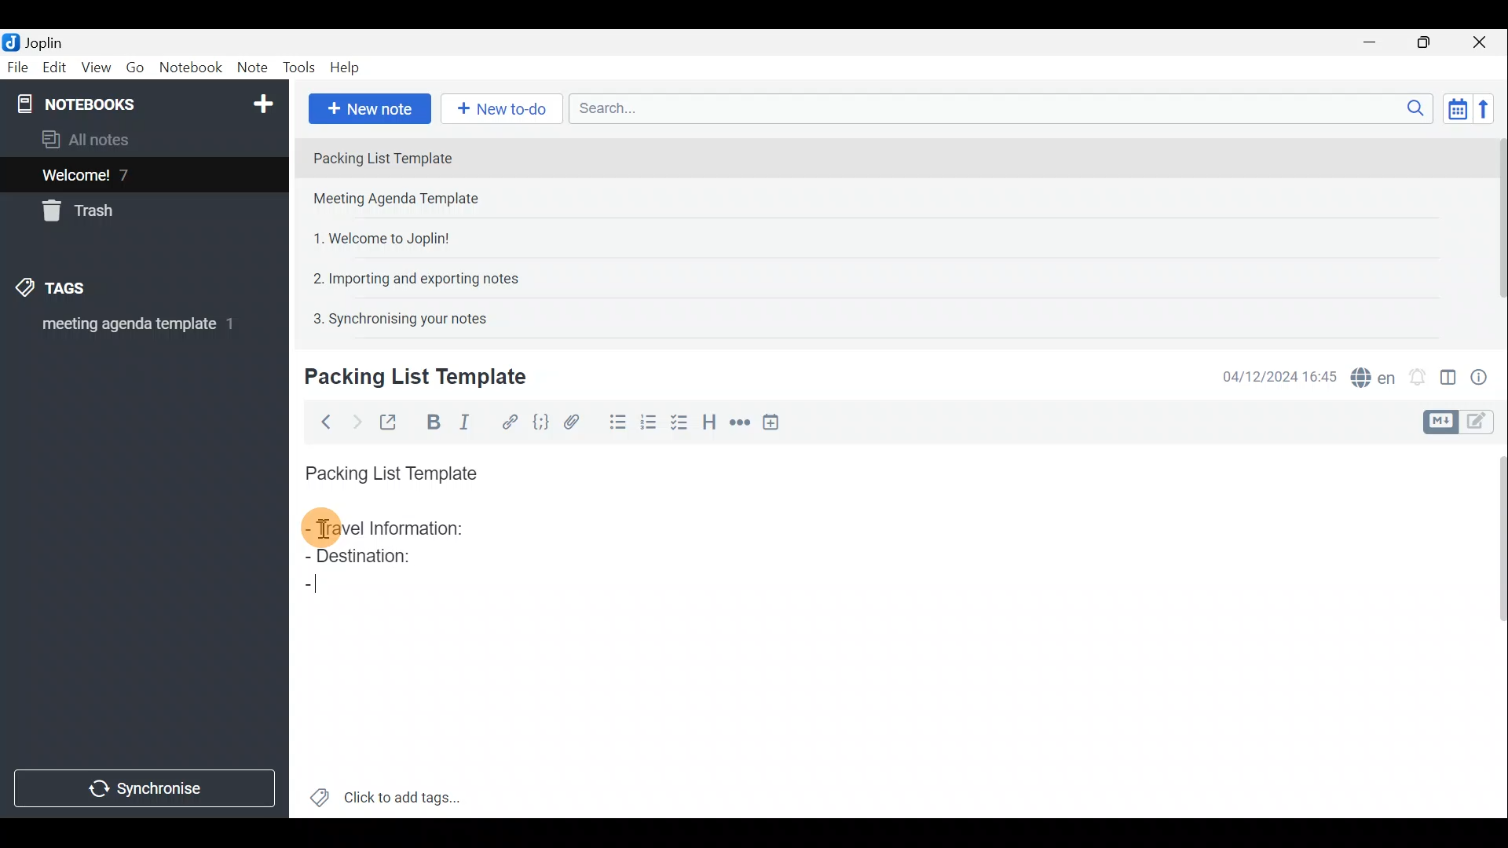  Describe the element at coordinates (142, 102) in the screenshot. I see `Notebook` at that location.